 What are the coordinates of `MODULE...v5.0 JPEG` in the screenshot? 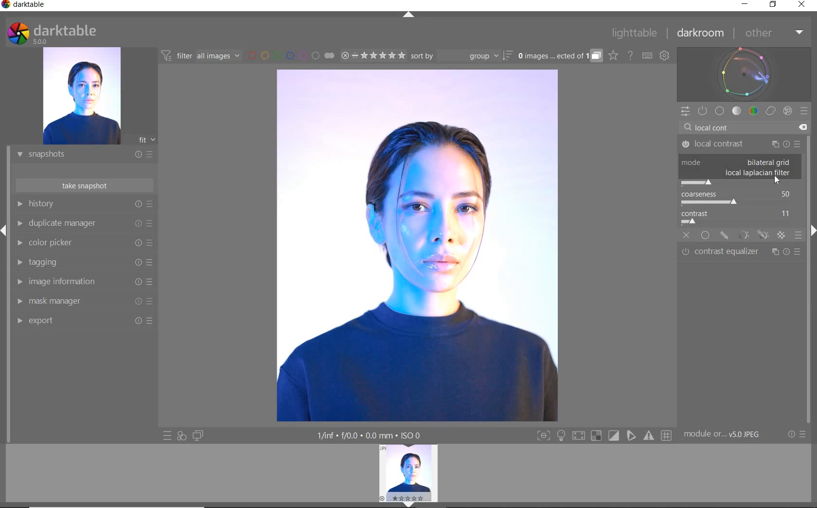 It's located at (729, 435).